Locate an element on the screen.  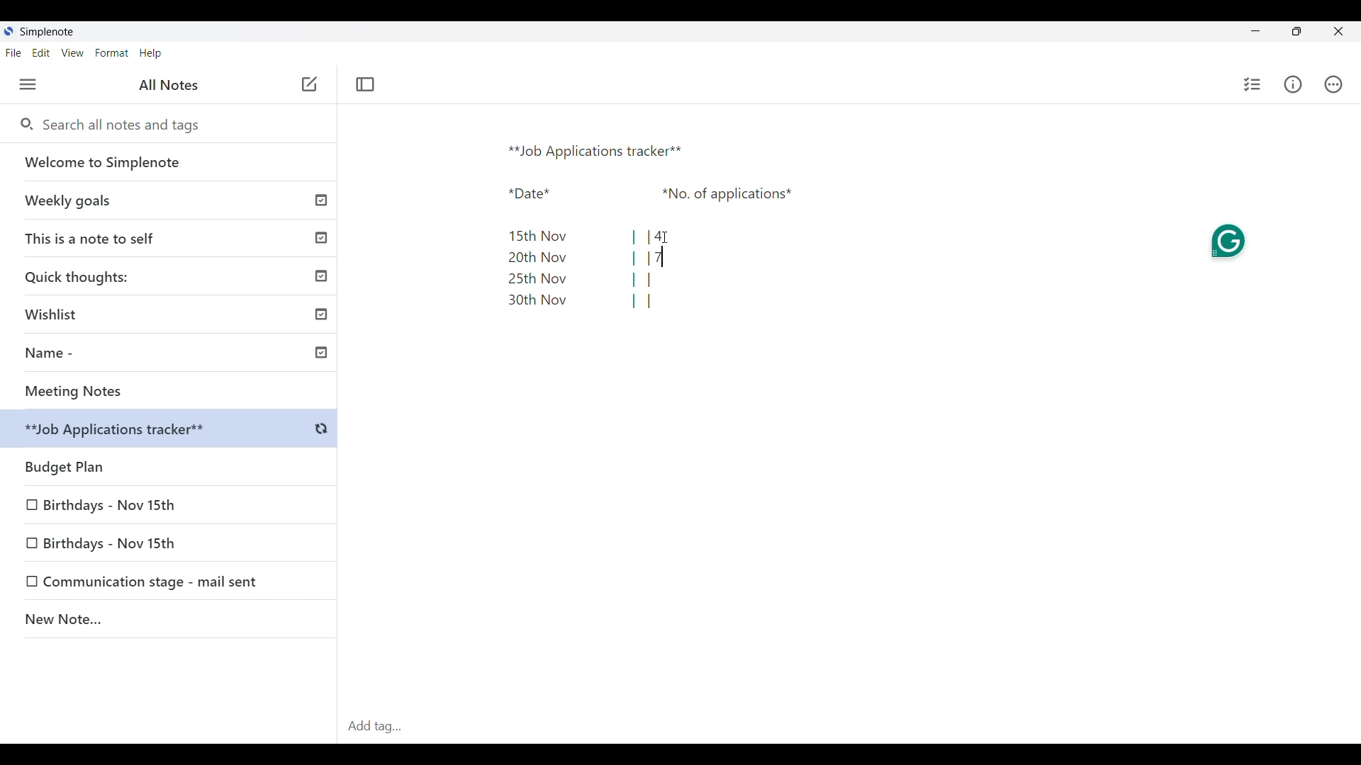
Meeting Notes is located at coordinates (174, 391).